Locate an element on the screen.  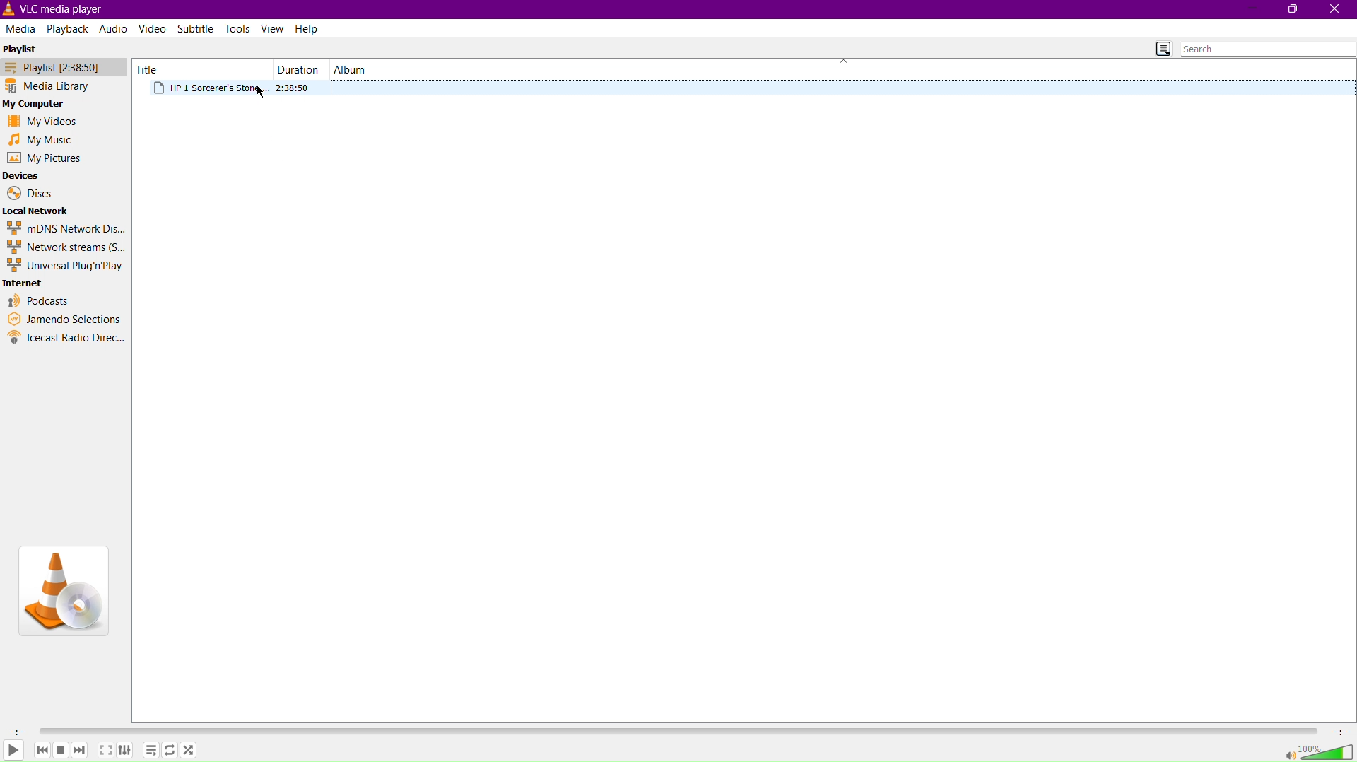
Skip Back is located at coordinates (41, 749).